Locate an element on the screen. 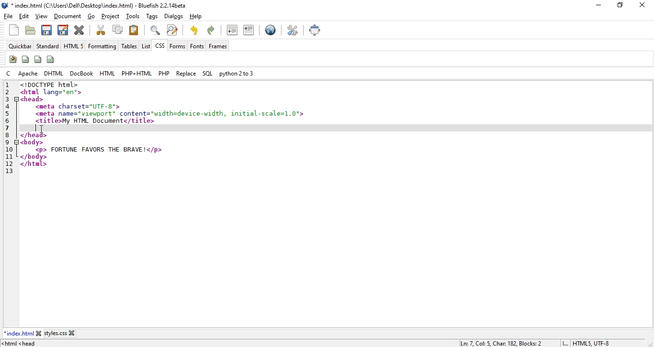 This screenshot has height=347, width=654. tools is located at coordinates (134, 17).